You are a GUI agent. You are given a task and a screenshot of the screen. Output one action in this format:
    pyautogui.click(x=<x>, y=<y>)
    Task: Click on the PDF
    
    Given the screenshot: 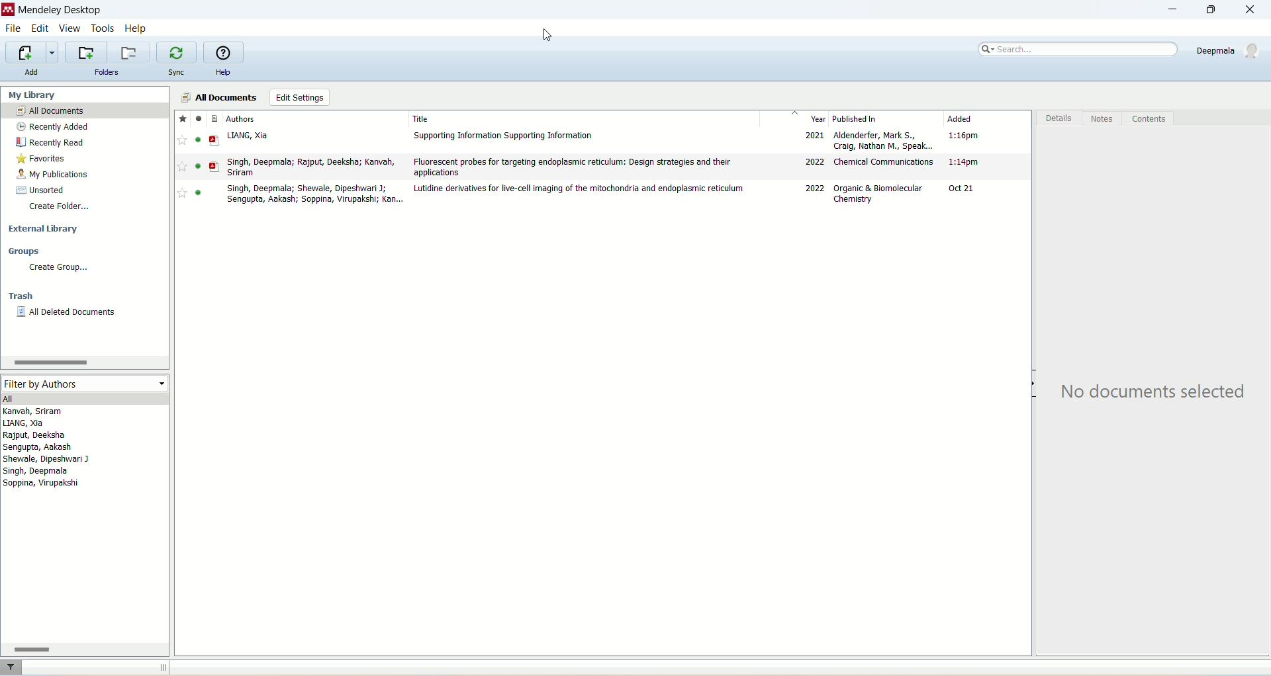 What is the action you would take?
    pyautogui.click(x=212, y=192)
    